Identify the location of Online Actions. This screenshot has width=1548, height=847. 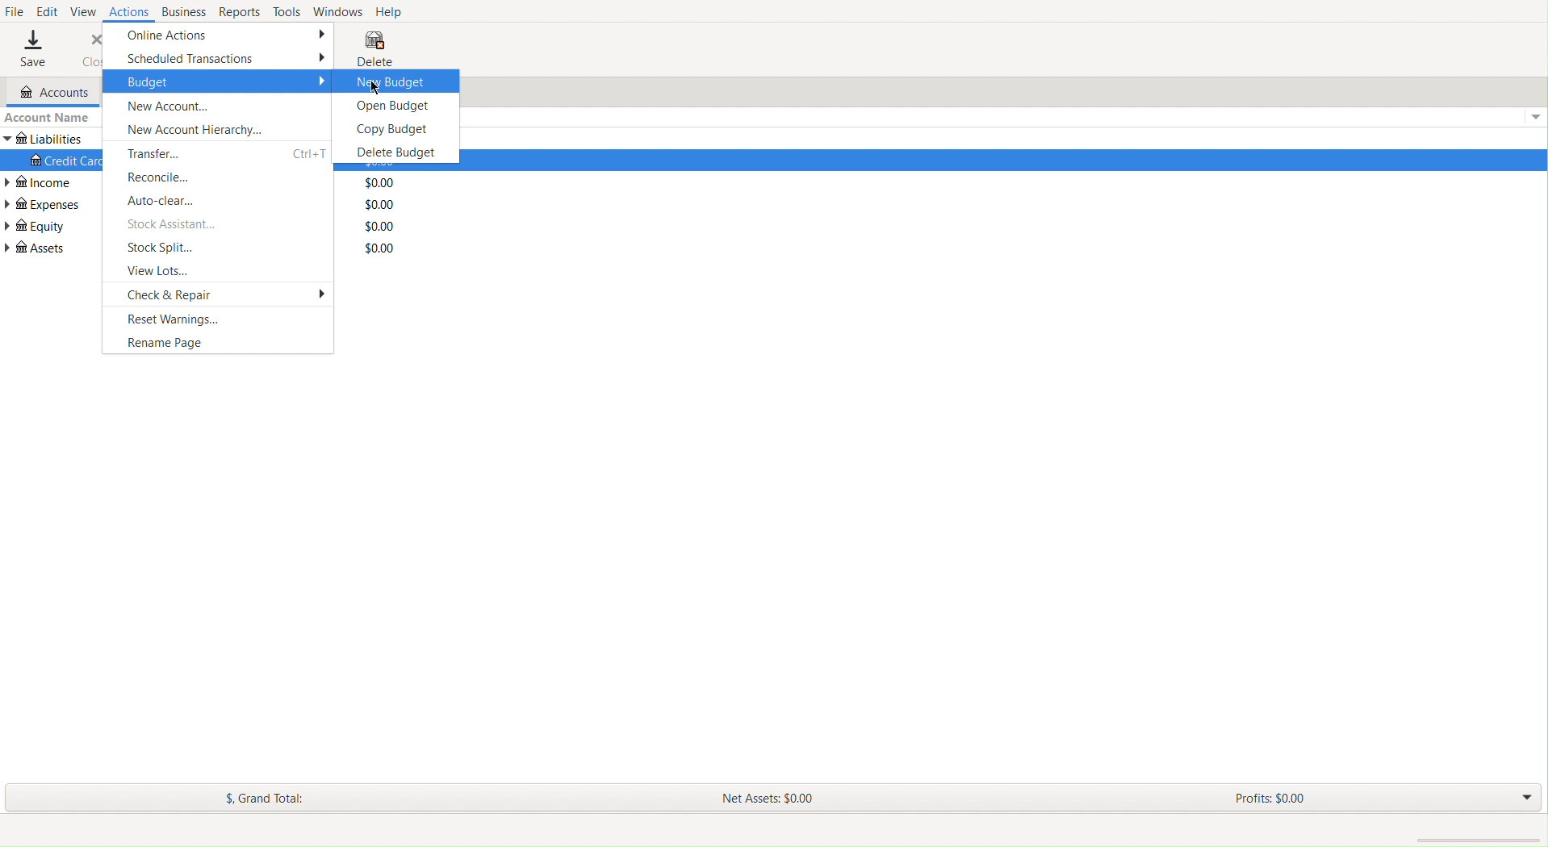
(219, 35).